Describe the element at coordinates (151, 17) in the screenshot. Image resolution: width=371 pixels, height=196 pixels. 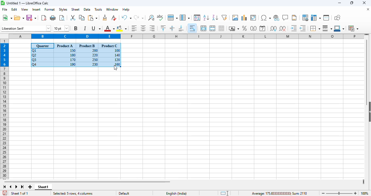
I see `find and replace` at that location.